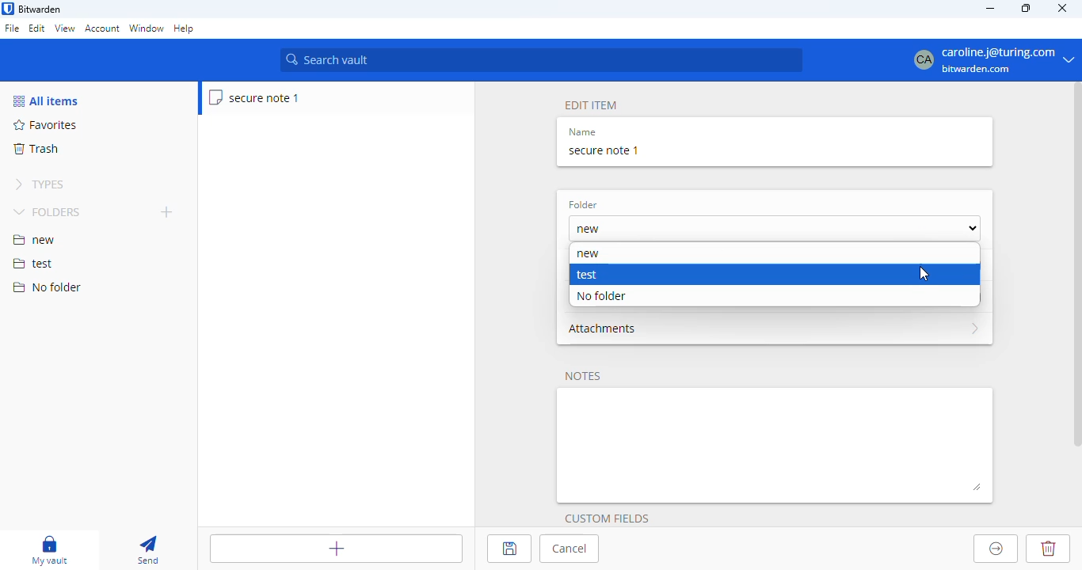 The image size is (1082, 570). I want to click on no folder, so click(600, 296).